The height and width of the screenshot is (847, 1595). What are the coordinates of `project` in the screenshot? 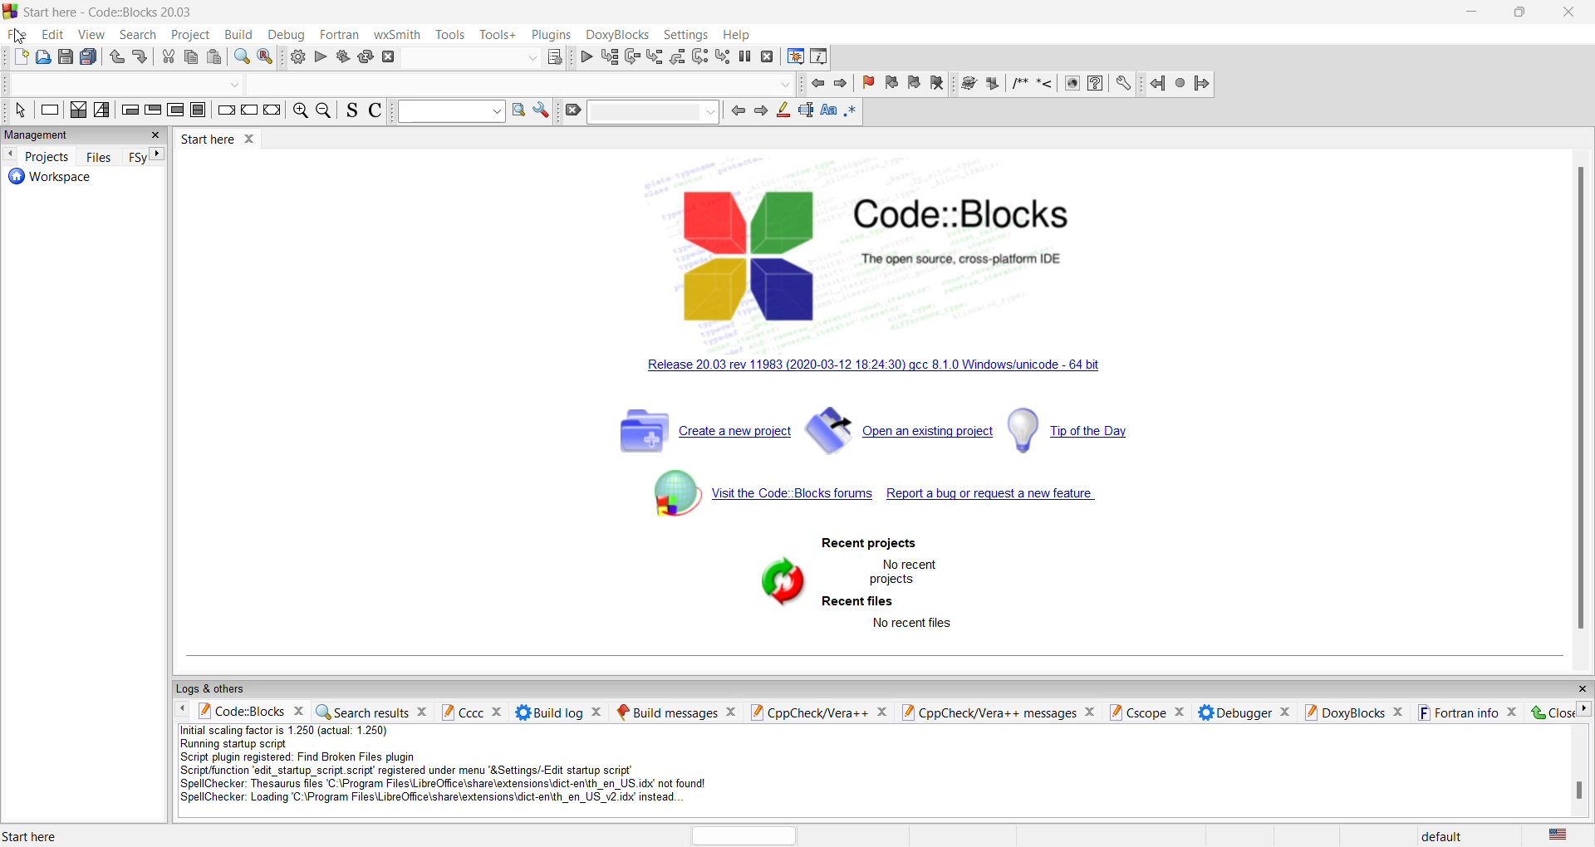 It's located at (189, 35).